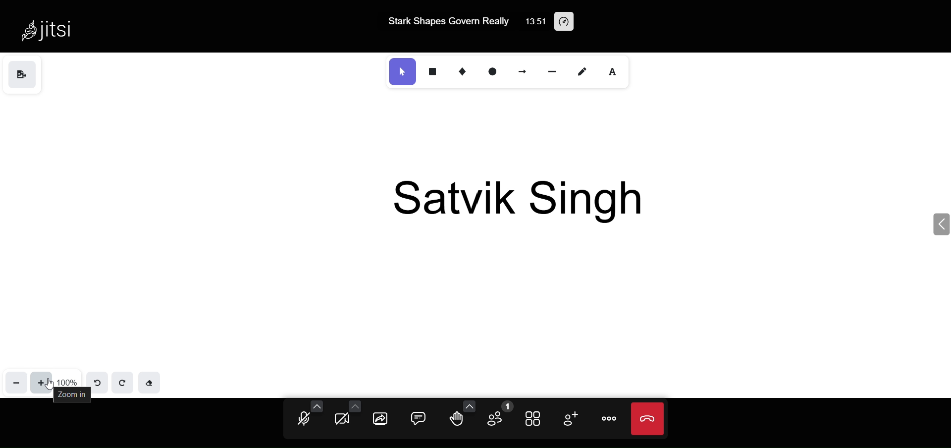 This screenshot has width=951, height=448. I want to click on performance setting, so click(566, 23).